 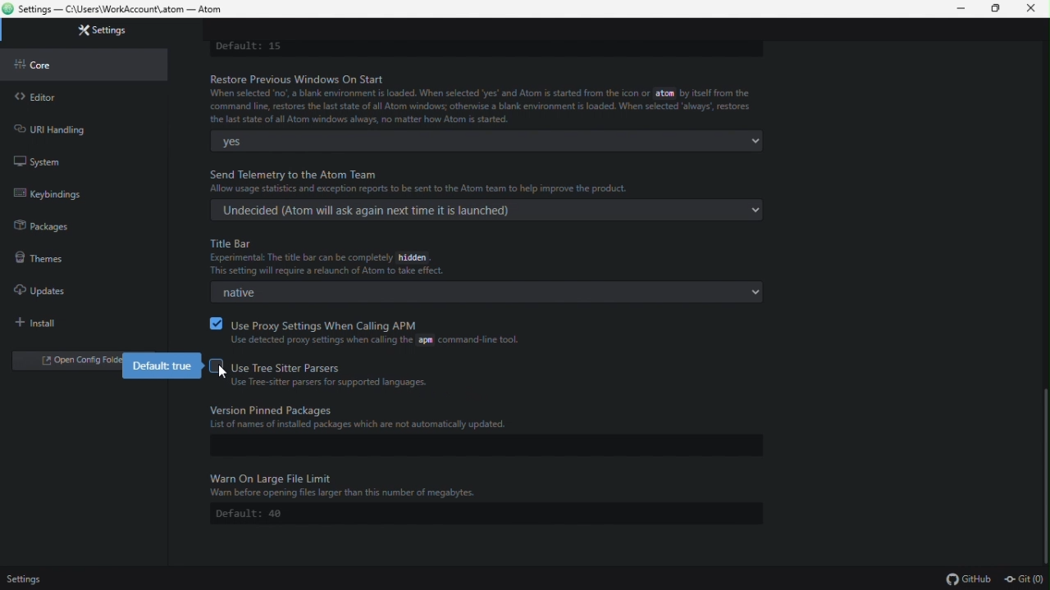 What do you see at coordinates (486, 514) in the screenshot?
I see `default` at bounding box center [486, 514].